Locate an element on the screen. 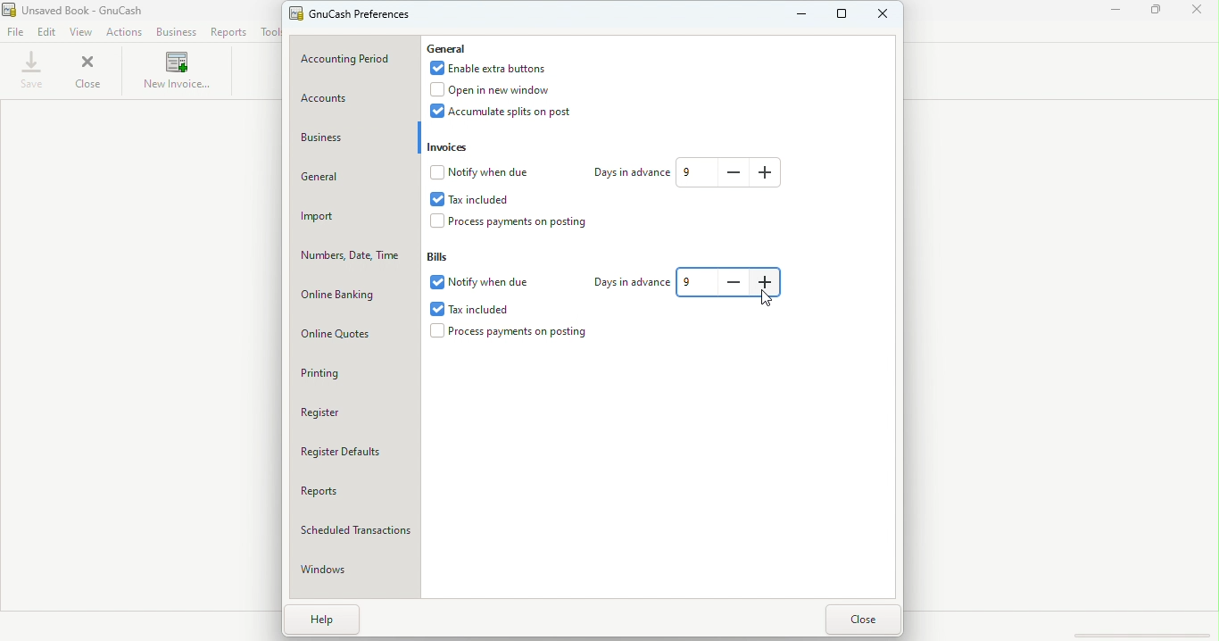  Maximize is located at coordinates (843, 17).